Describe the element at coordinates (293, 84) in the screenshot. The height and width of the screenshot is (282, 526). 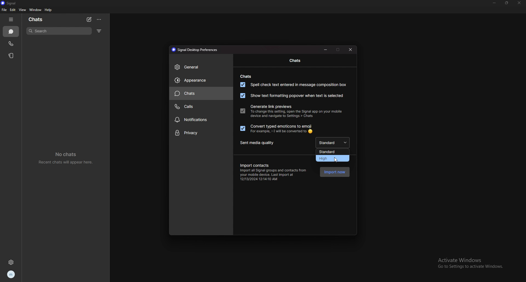
I see `spell check text entered in message composition box` at that location.